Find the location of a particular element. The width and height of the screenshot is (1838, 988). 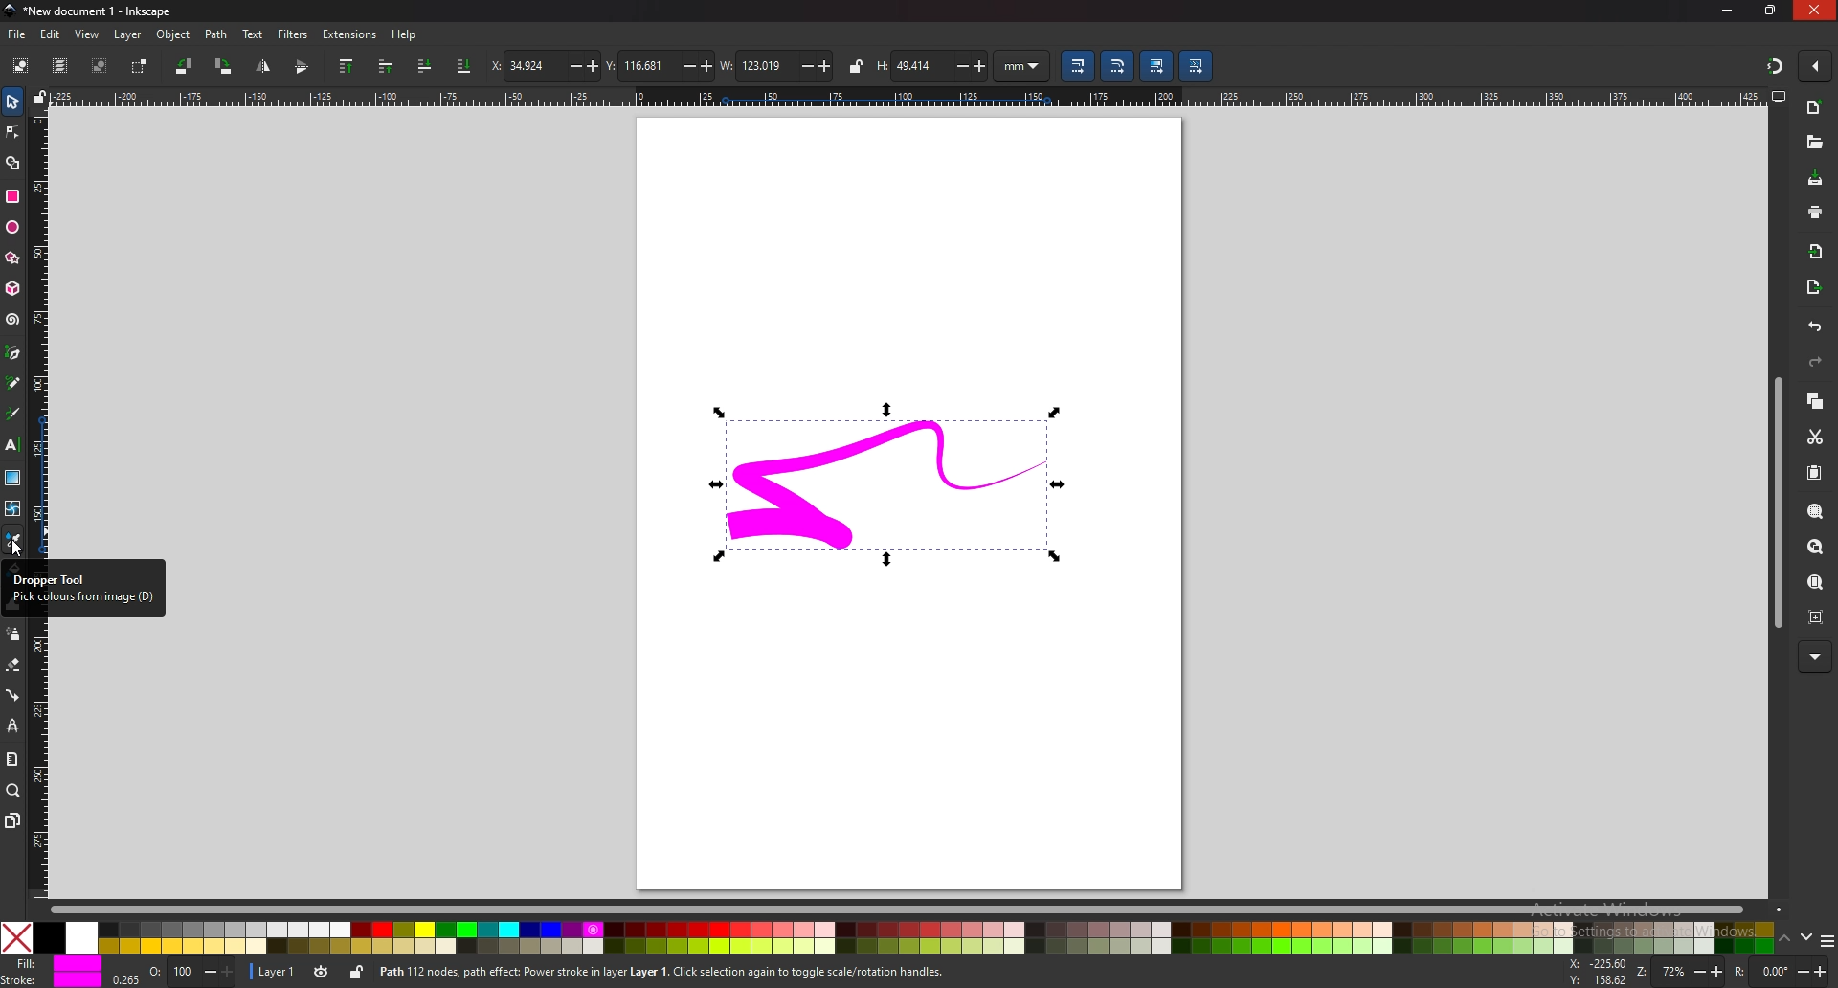

y coordinates is located at coordinates (660, 64).